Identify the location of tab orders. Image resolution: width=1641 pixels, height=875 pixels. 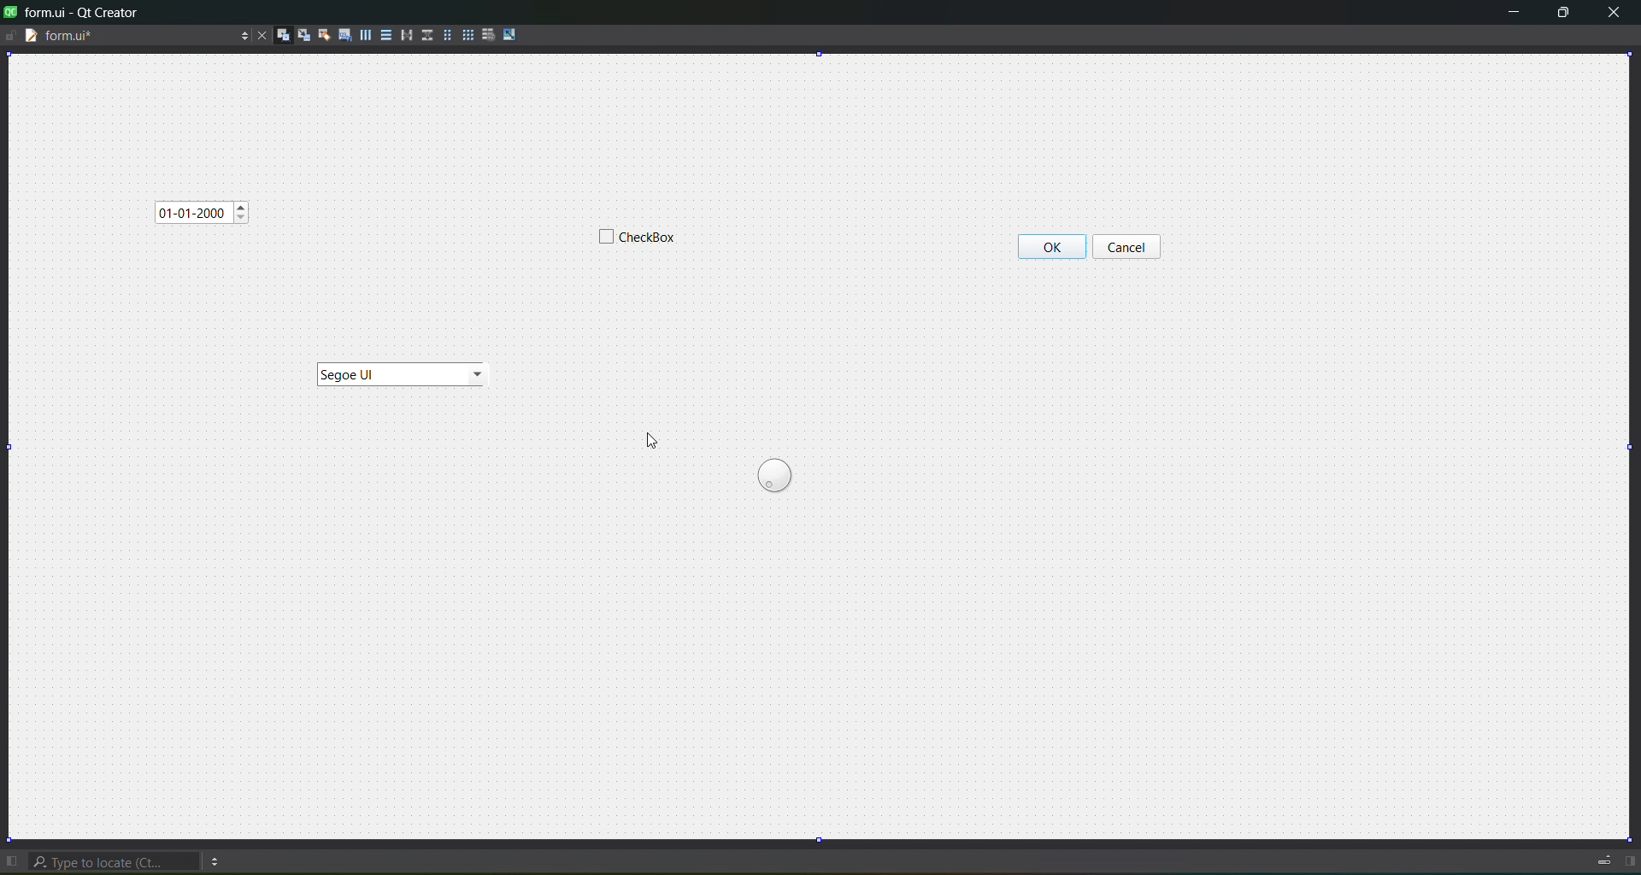
(340, 35).